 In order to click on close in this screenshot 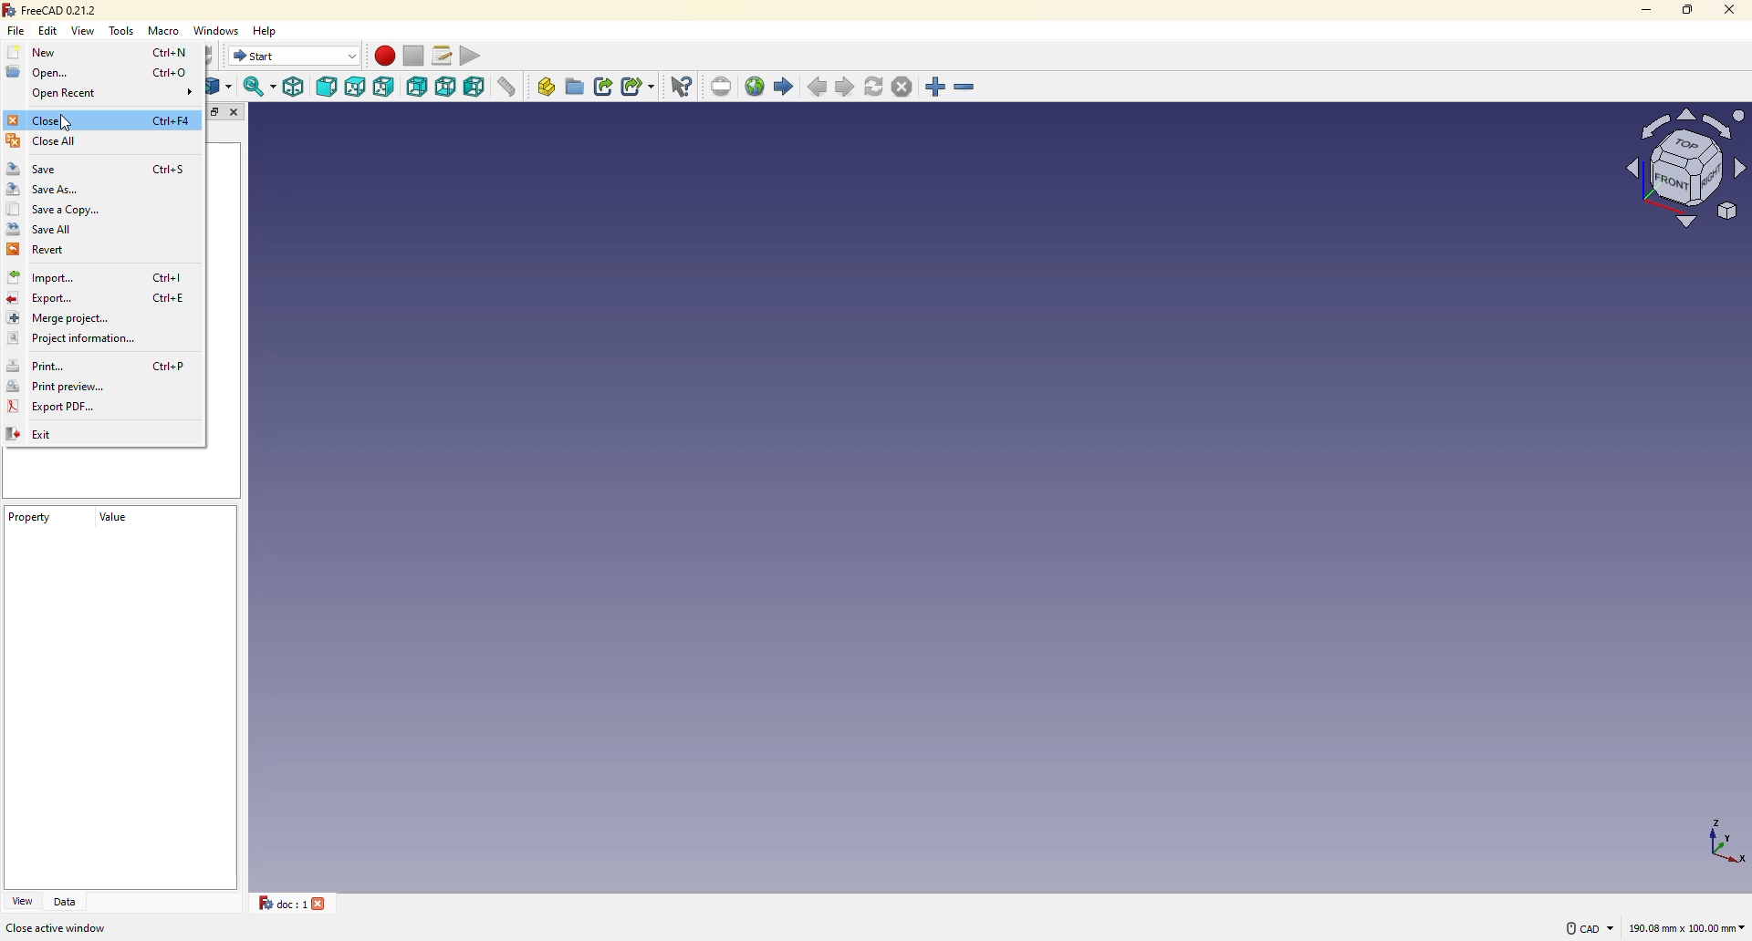, I will do `click(237, 114)`.